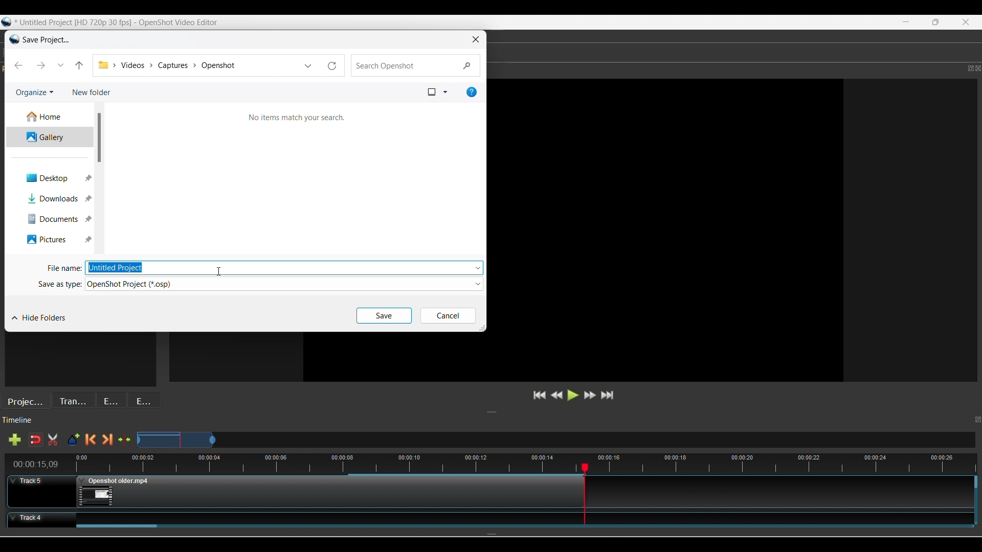 This screenshot has height=552, width=982. What do you see at coordinates (37, 520) in the screenshot?
I see `Track Header for track 4` at bounding box center [37, 520].